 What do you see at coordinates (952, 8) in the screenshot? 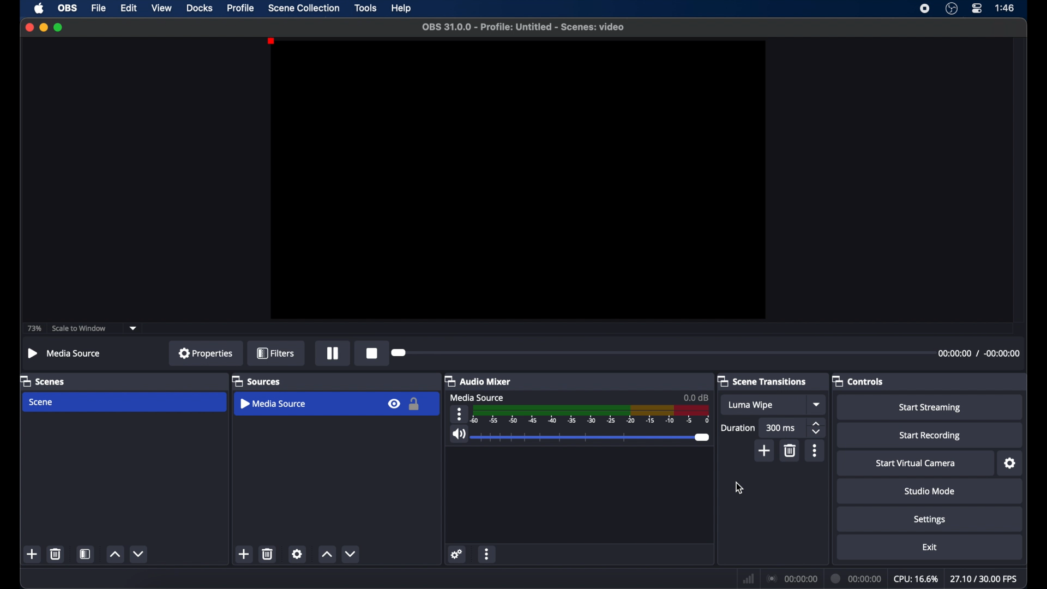
I see `obs studio` at bounding box center [952, 8].